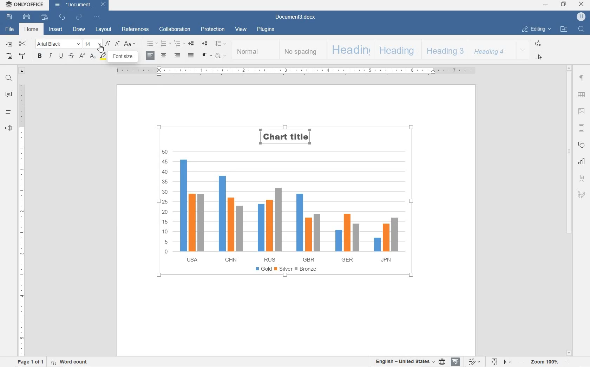  What do you see at coordinates (8, 112) in the screenshot?
I see `HEADINGS` at bounding box center [8, 112].